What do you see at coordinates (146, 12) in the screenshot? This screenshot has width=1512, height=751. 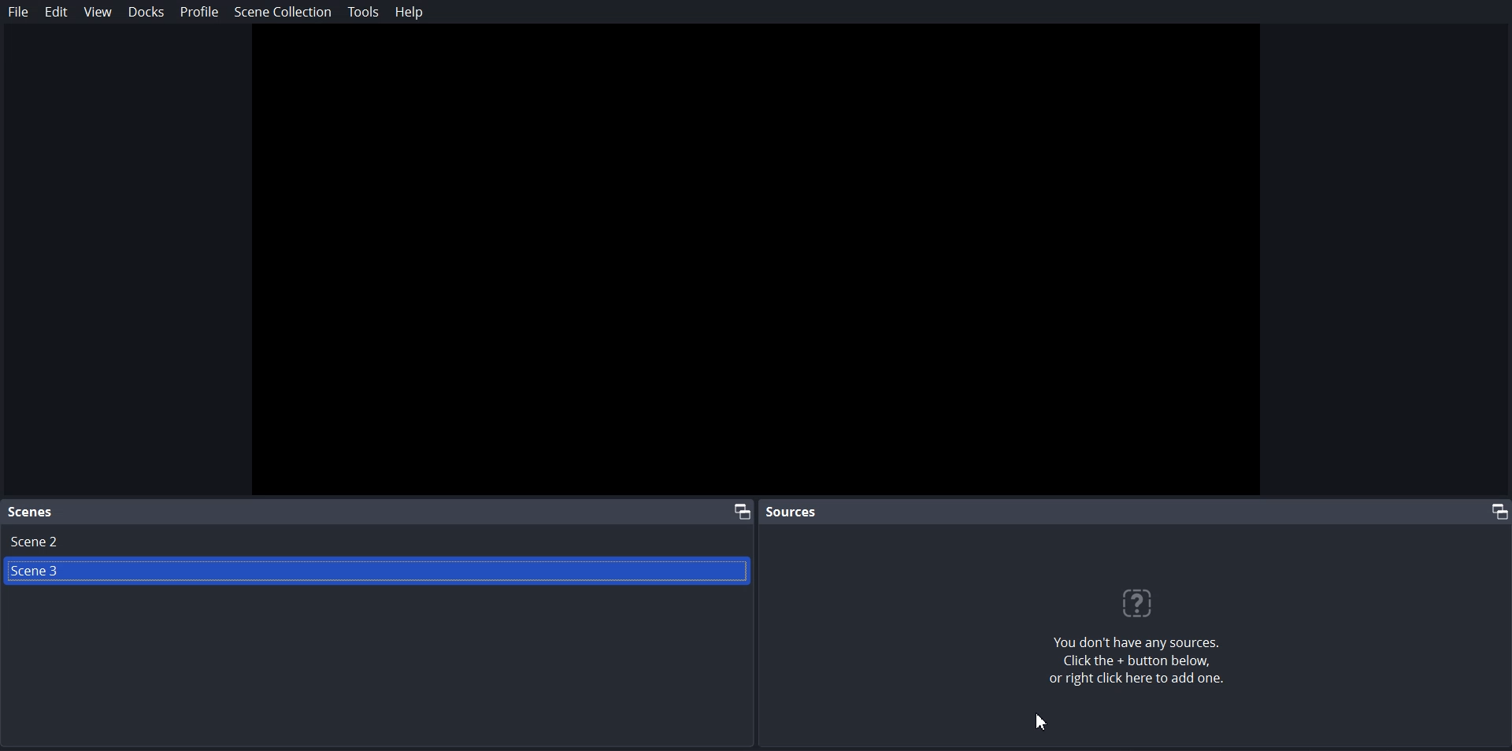 I see `Docks` at bounding box center [146, 12].